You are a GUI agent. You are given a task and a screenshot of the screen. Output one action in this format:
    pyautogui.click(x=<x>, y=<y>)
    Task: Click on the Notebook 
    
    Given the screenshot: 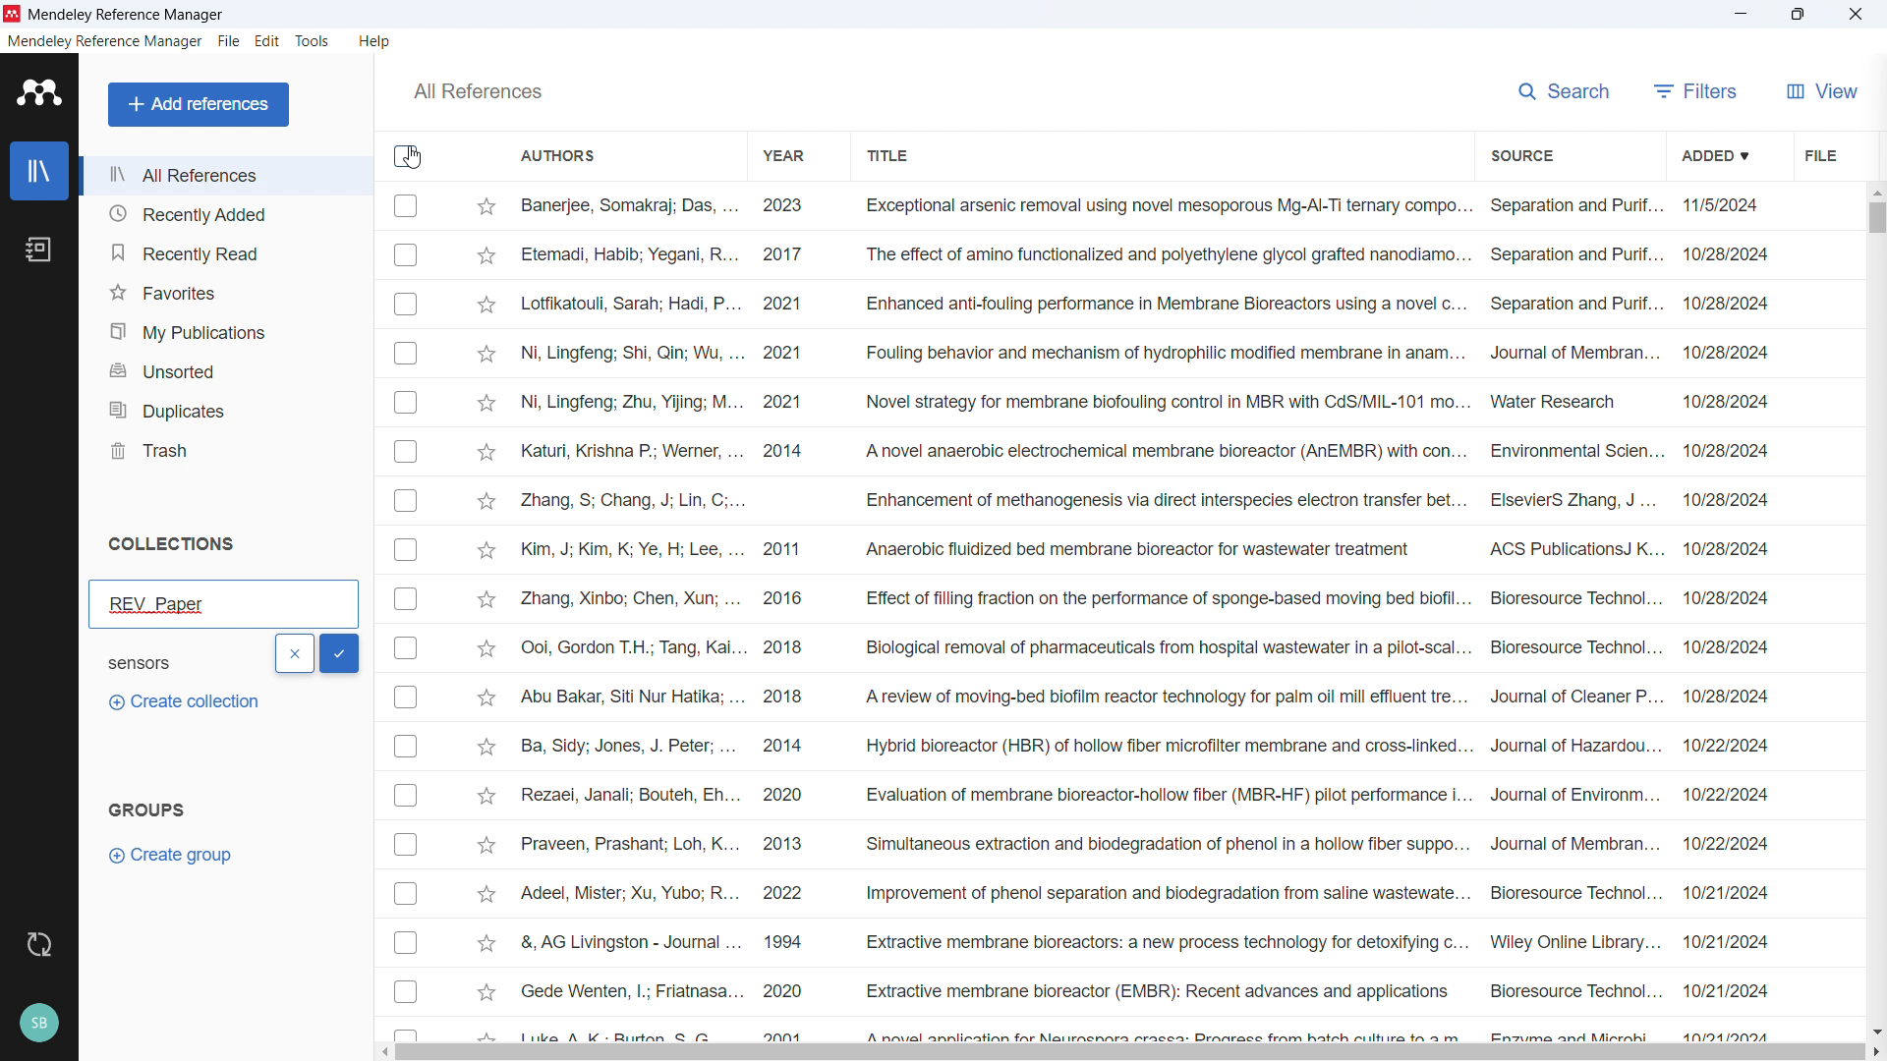 What is the action you would take?
    pyautogui.click(x=38, y=251)
    